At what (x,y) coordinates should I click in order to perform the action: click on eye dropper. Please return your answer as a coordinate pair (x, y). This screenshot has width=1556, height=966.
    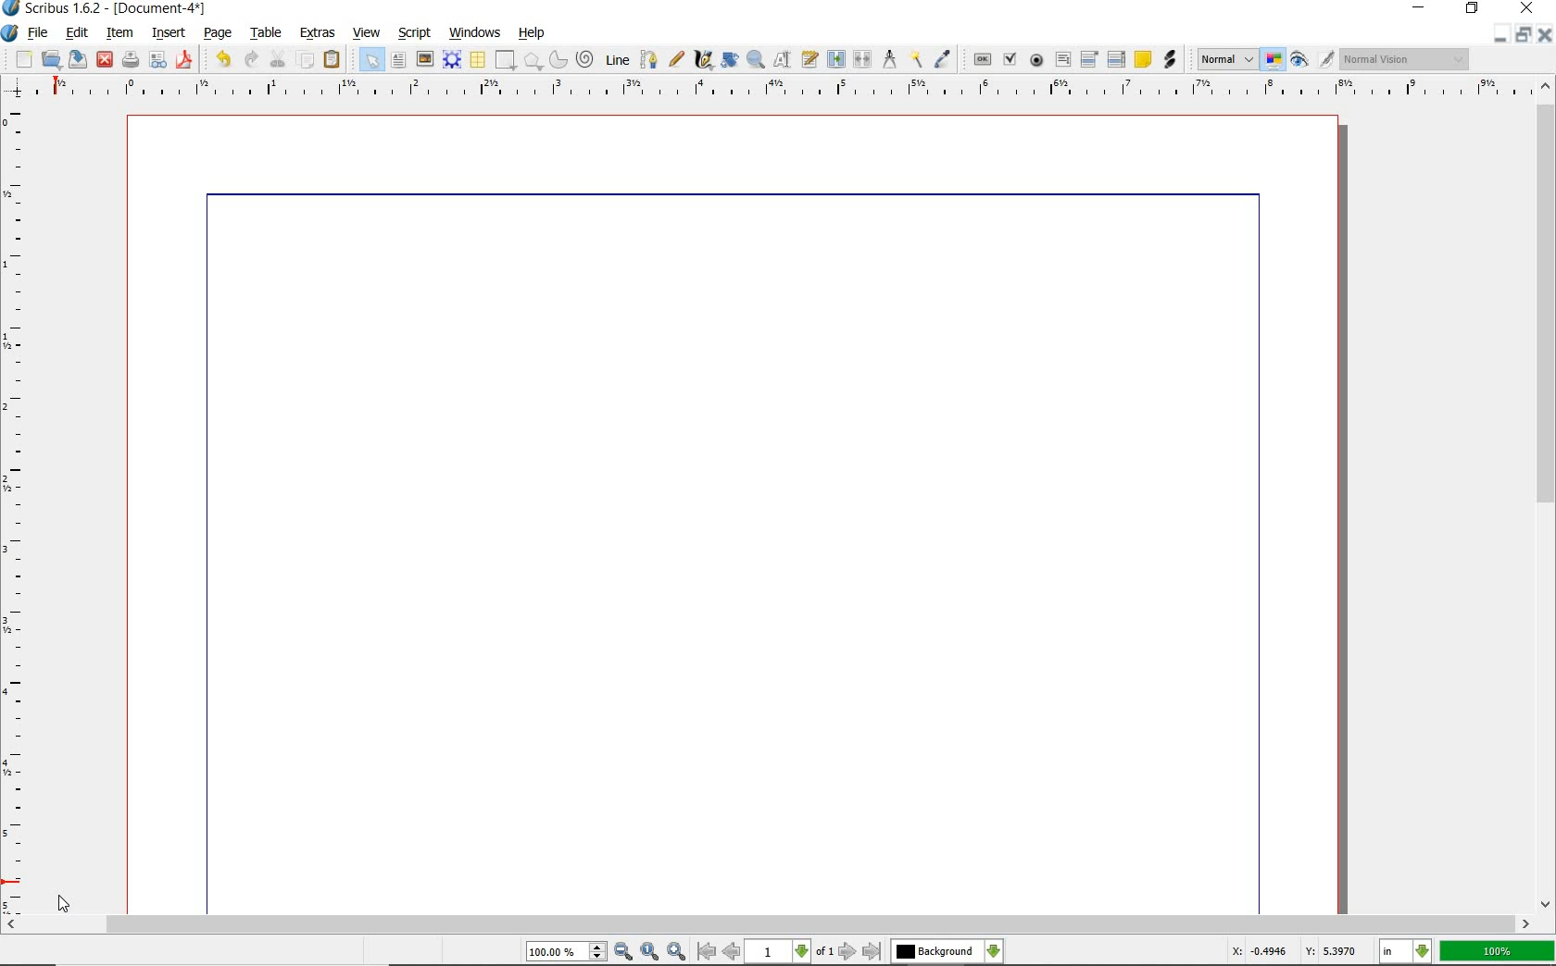
    Looking at the image, I should click on (944, 59).